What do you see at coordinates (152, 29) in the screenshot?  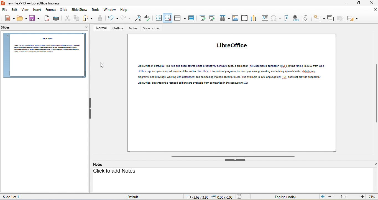 I see `slide sorter` at bounding box center [152, 29].